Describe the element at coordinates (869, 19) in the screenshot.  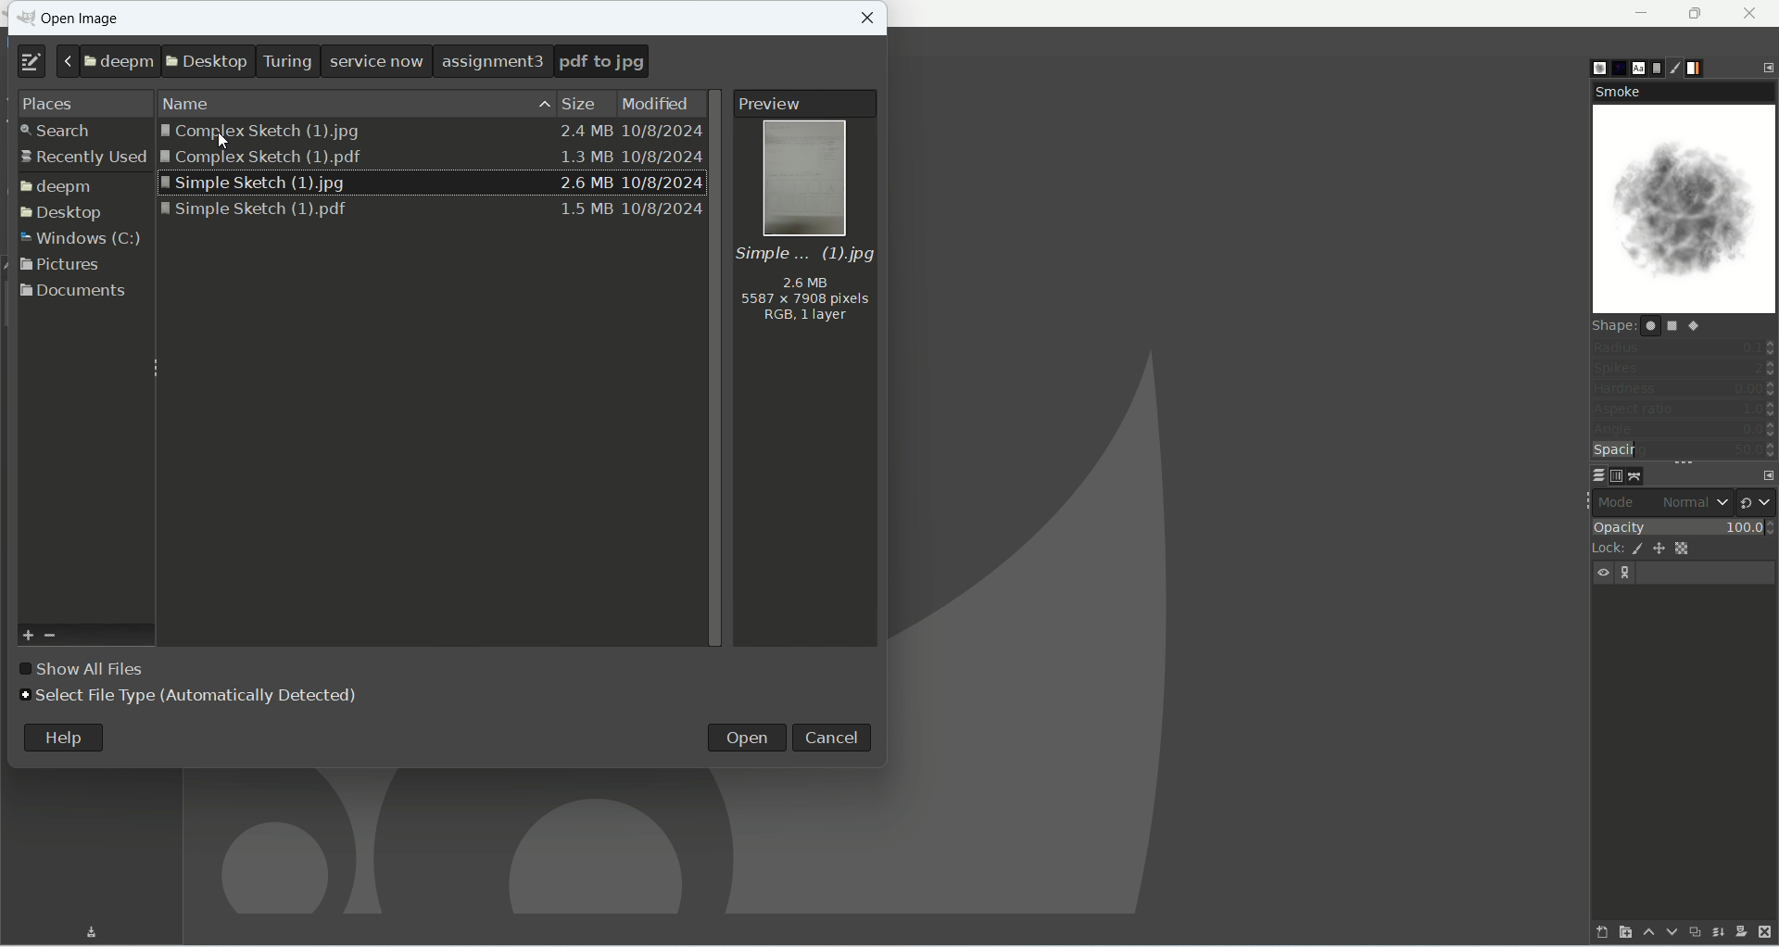
I see `close` at that location.